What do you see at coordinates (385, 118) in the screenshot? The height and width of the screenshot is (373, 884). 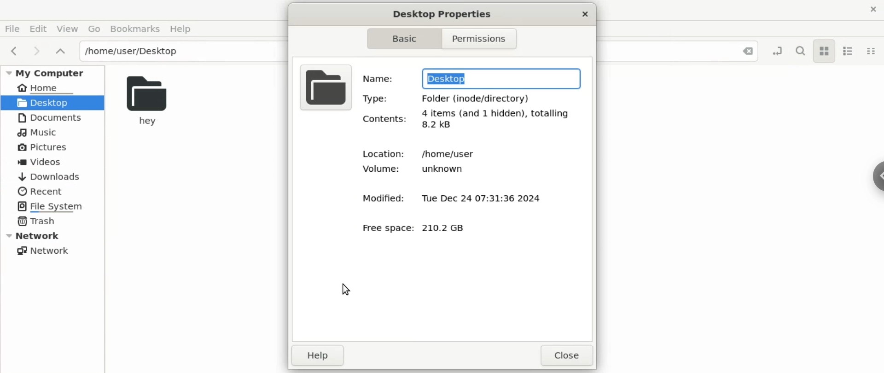 I see `contents` at bounding box center [385, 118].